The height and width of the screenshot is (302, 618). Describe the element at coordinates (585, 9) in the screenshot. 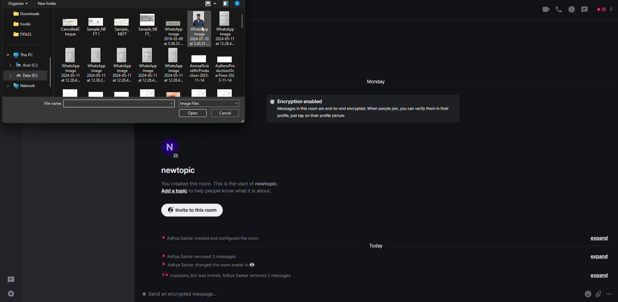

I see `threads` at that location.